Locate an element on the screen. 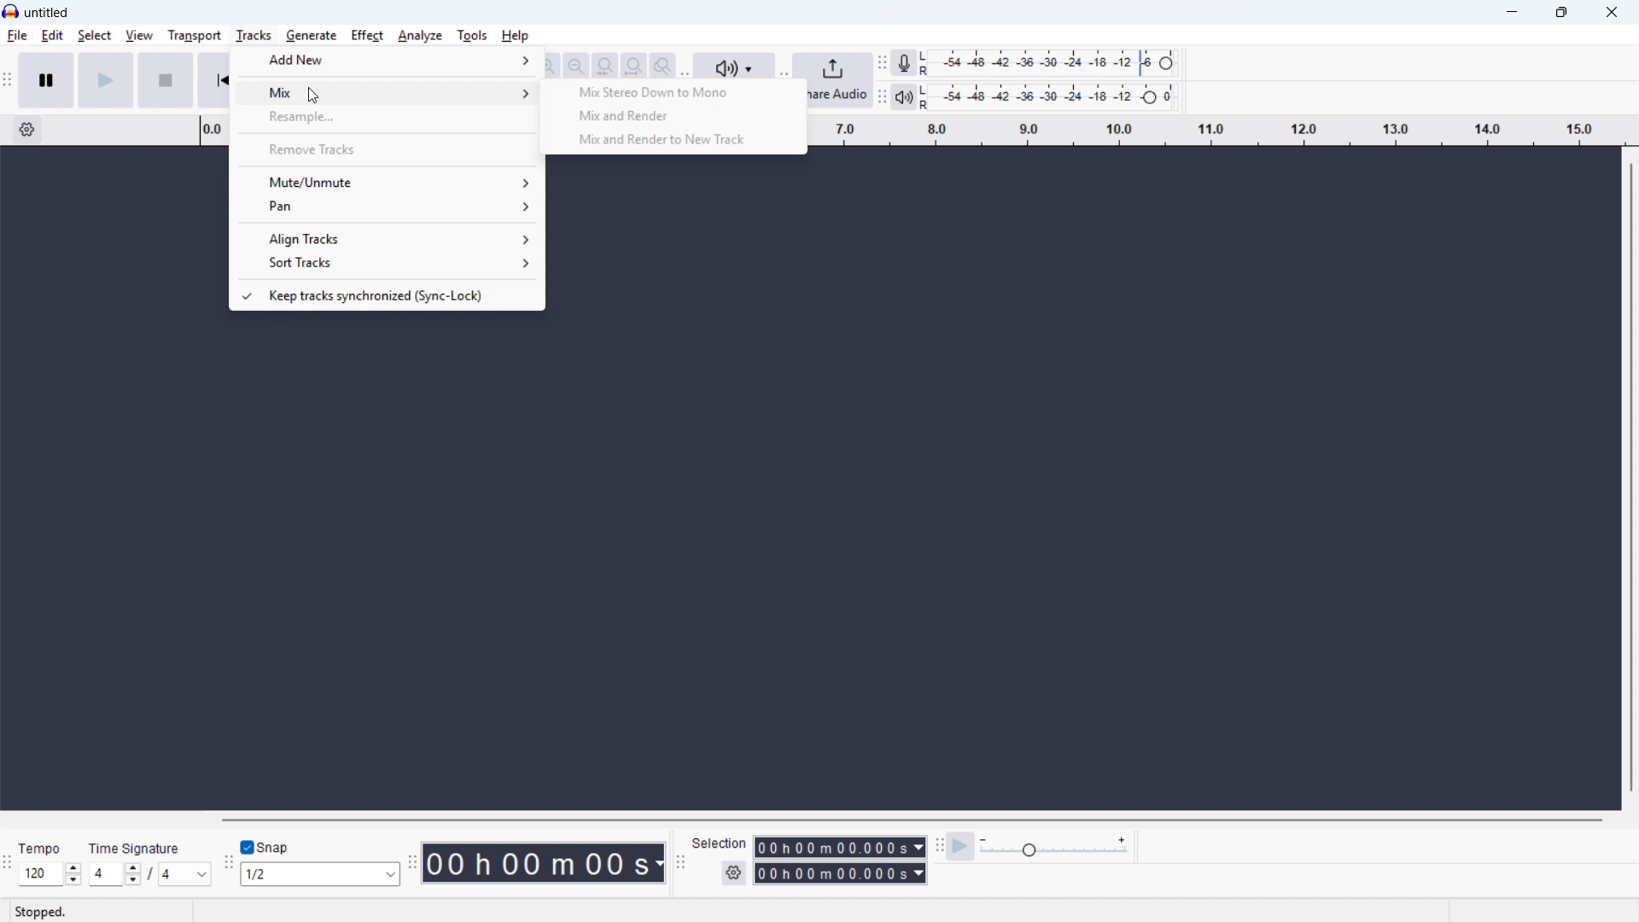 Image resolution: width=1639 pixels, height=922 pixels. Selection toolbar  is located at coordinates (681, 863).